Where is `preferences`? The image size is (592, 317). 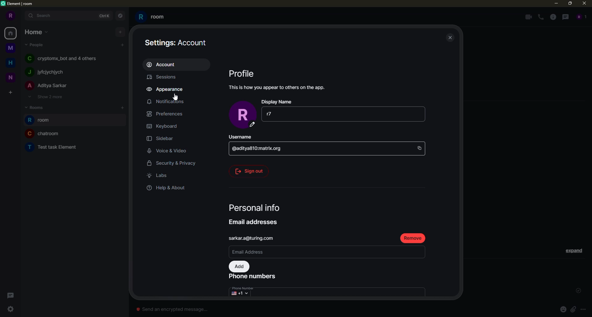 preferences is located at coordinates (167, 114).